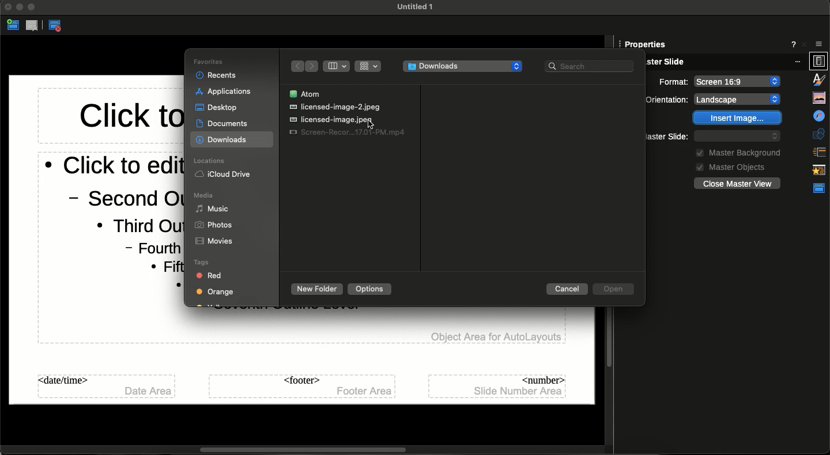 The image size is (830, 455). Describe the element at coordinates (735, 151) in the screenshot. I see `Master background` at that location.